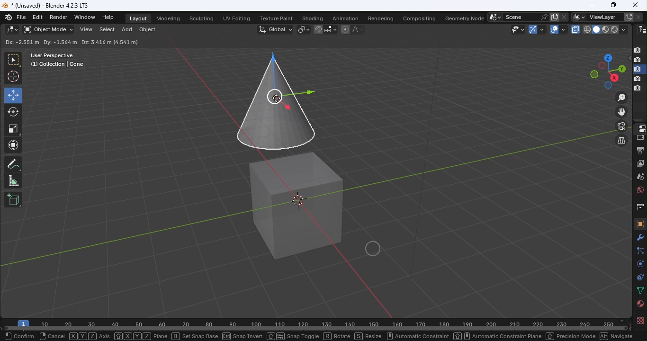 This screenshot has width=647, height=341. I want to click on Document name, so click(50, 5).